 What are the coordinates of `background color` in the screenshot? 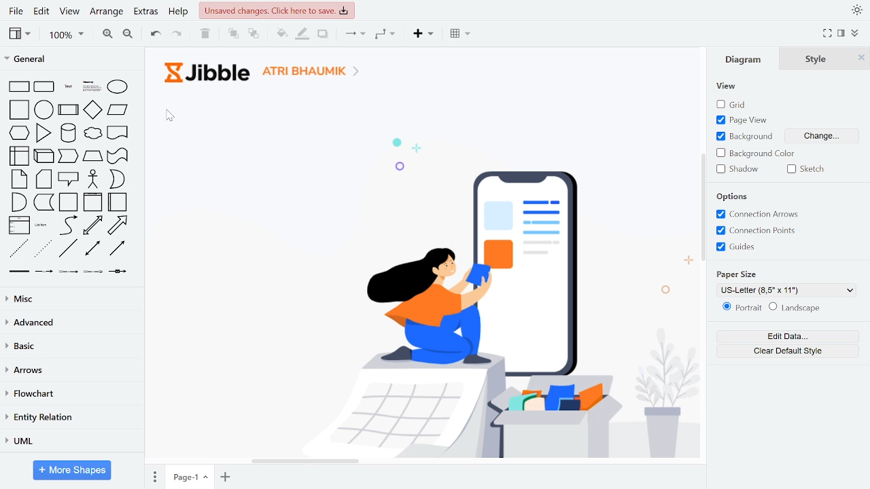 It's located at (754, 153).